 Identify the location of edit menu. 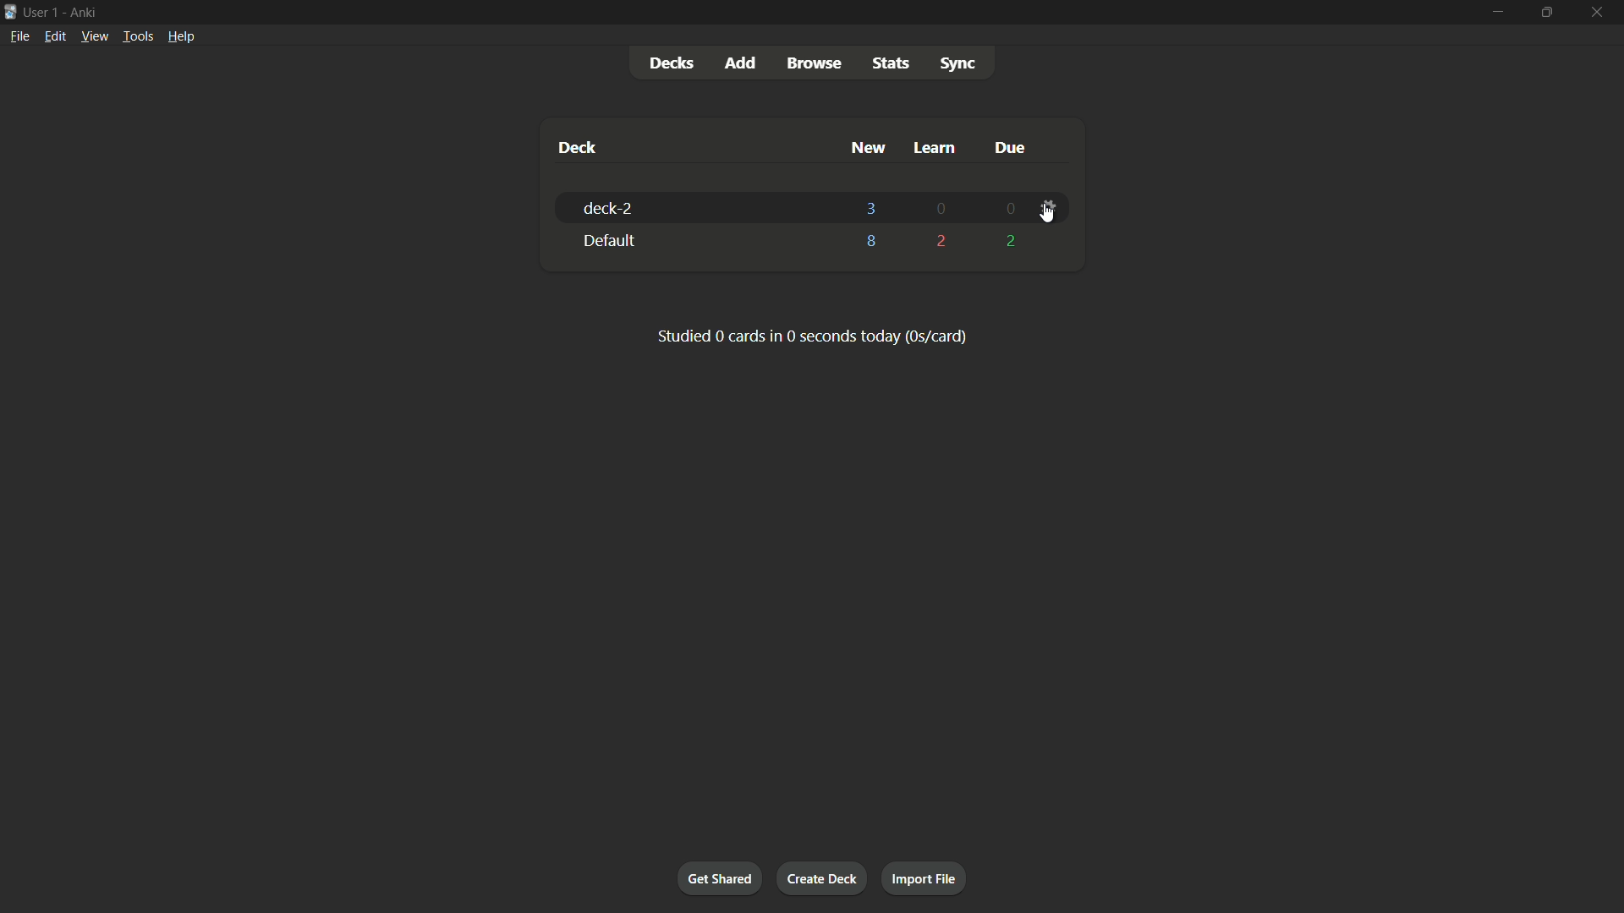
(55, 36).